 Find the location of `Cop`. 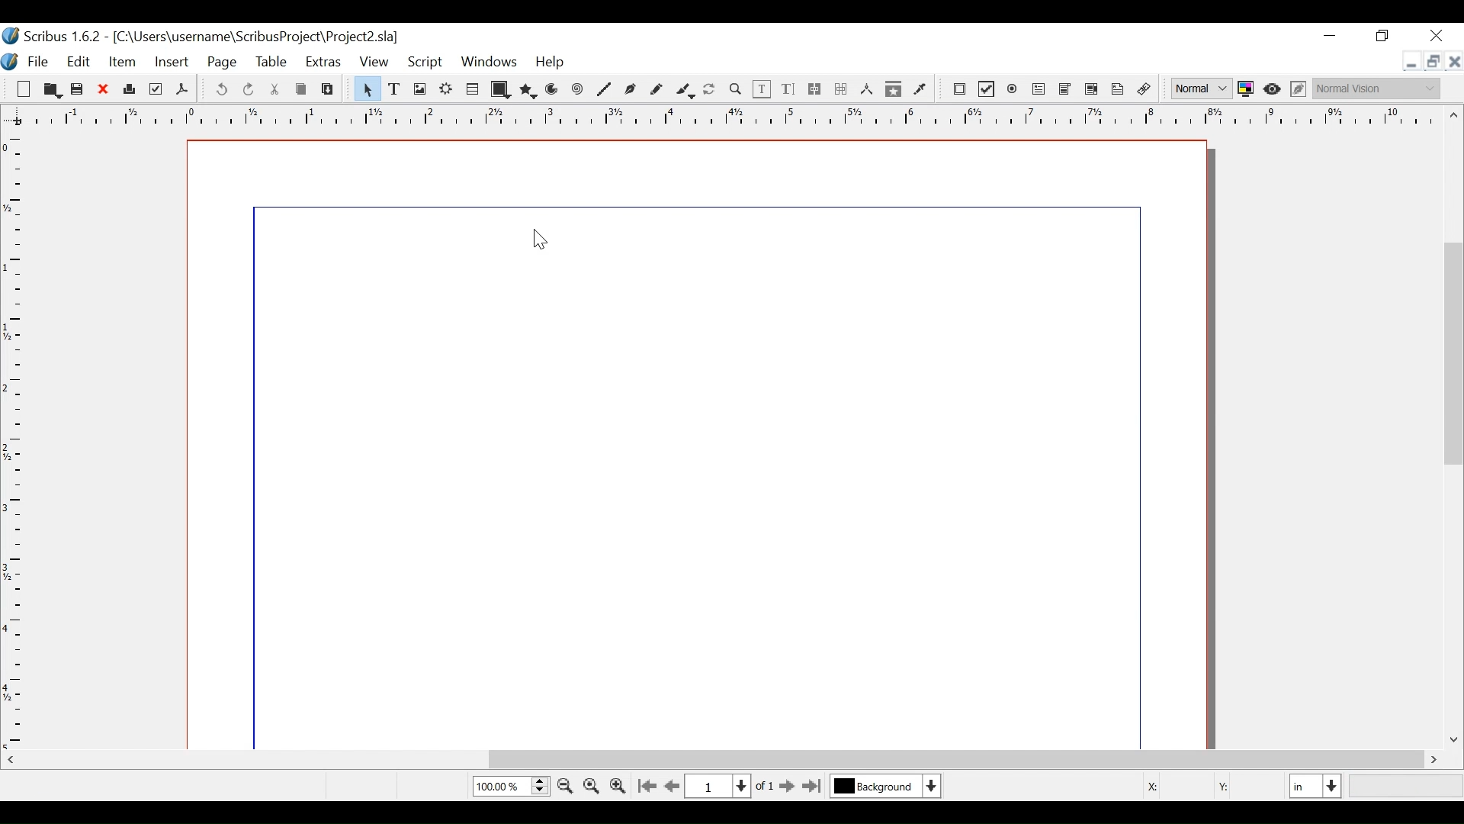

Cop is located at coordinates (300, 91).